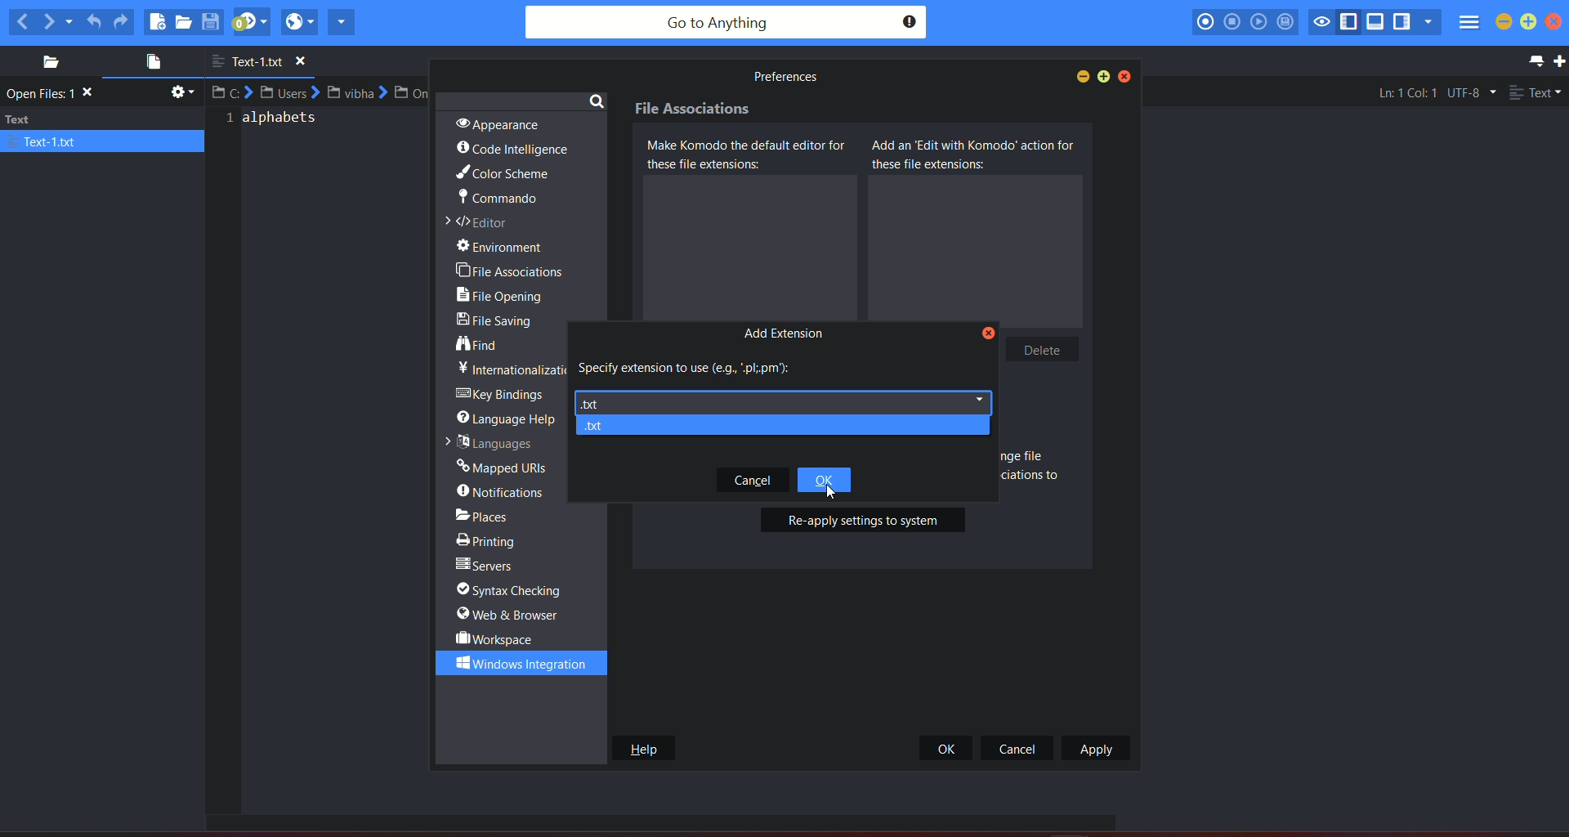 This screenshot has width=1569, height=837. Describe the element at coordinates (149, 64) in the screenshot. I see `open file` at that location.